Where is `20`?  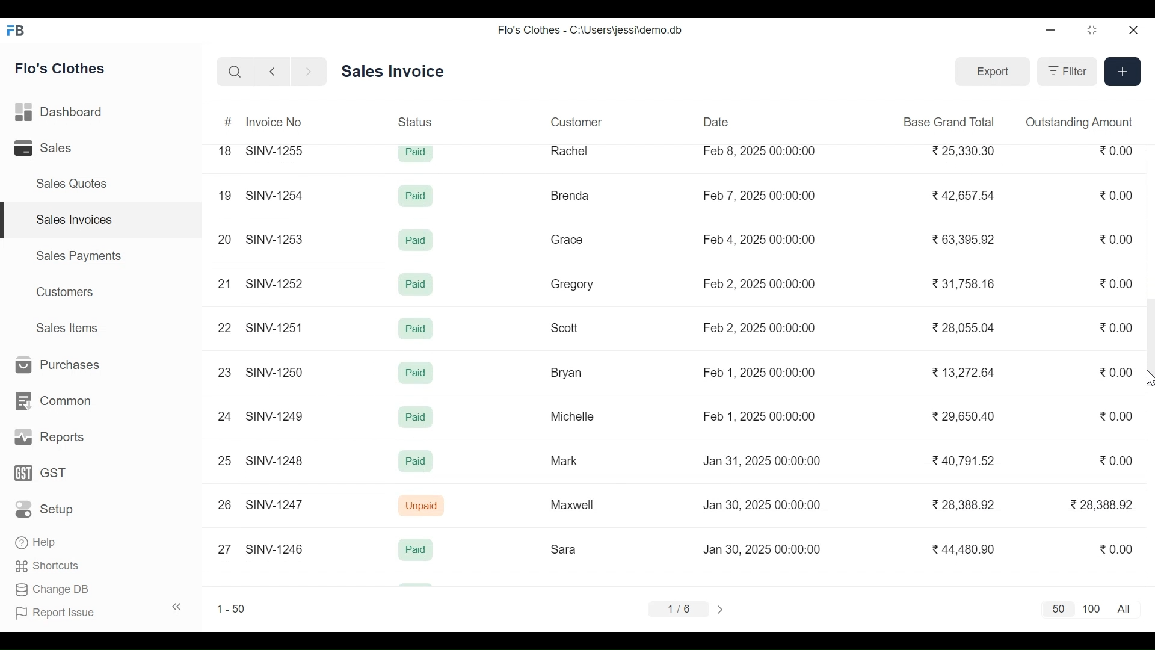 20 is located at coordinates (224, 237).